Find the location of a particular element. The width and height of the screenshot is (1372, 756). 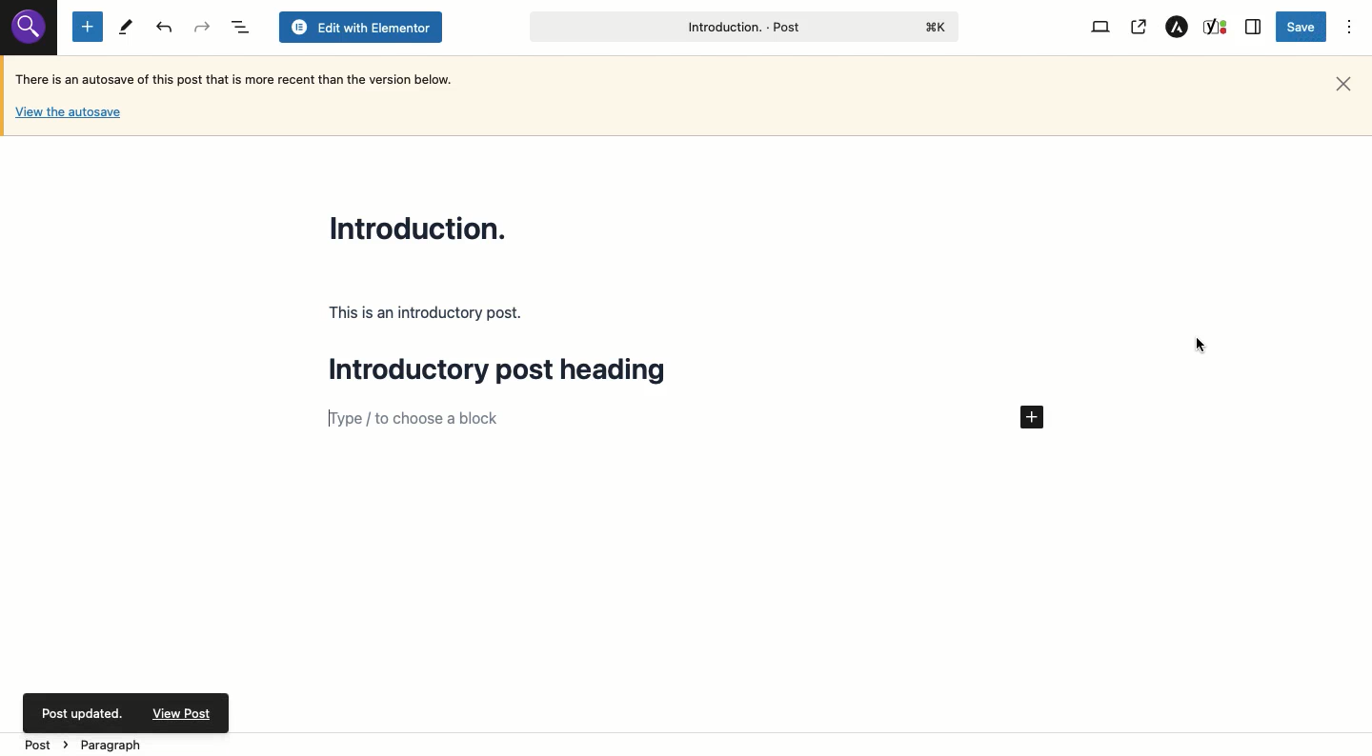

Yoast is located at coordinates (1217, 28).